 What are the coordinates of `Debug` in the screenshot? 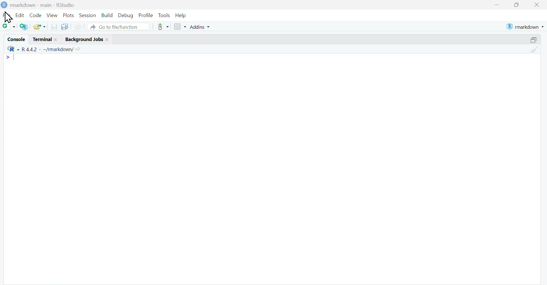 It's located at (125, 16).